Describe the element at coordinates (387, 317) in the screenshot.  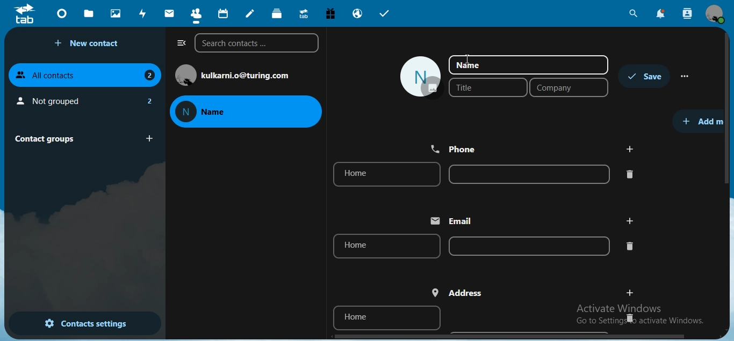
I see `home` at that location.